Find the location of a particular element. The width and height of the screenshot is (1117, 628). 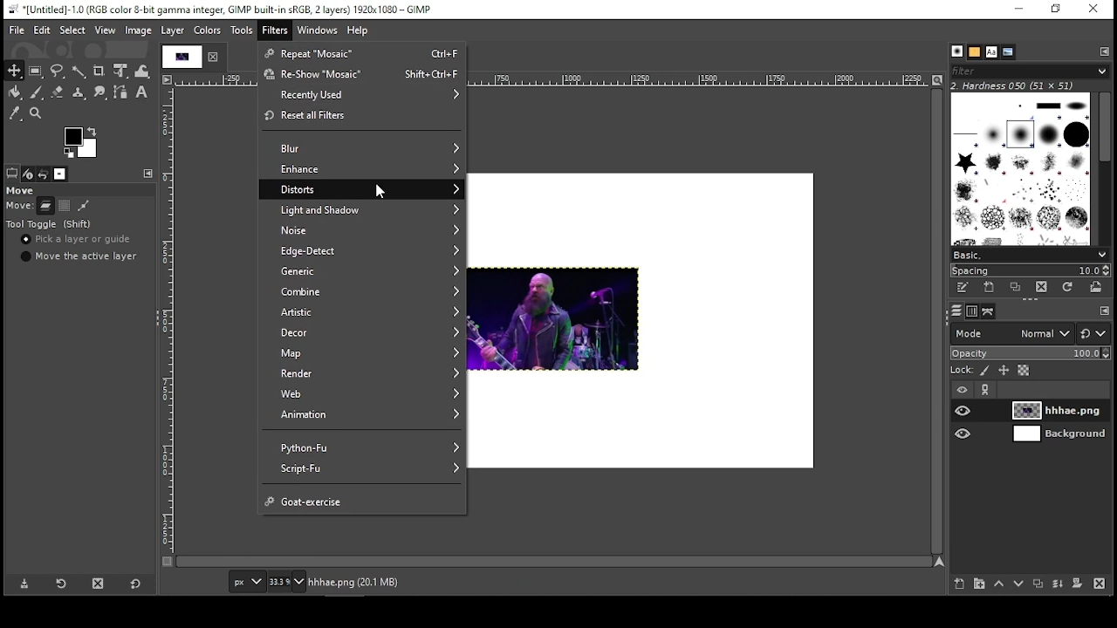

brushes is located at coordinates (1022, 168).